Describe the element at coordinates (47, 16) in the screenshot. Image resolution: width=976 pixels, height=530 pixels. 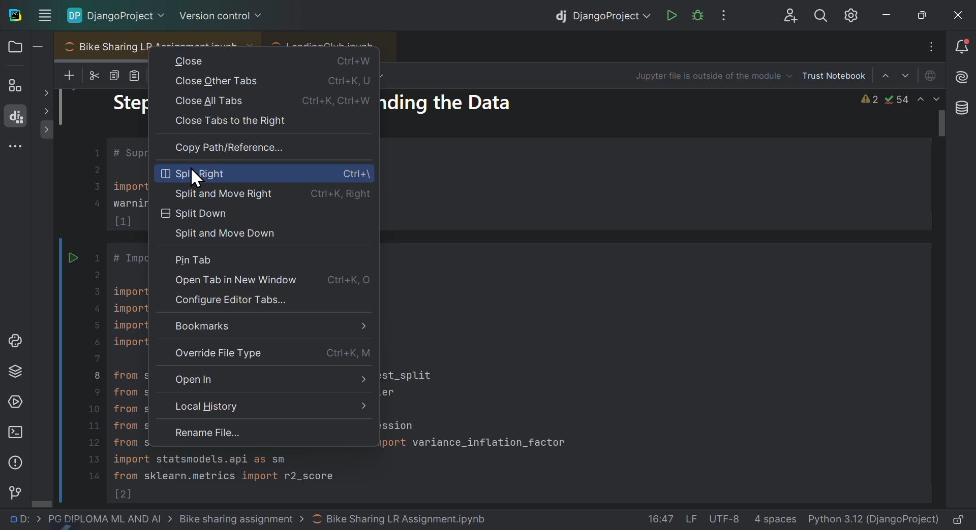
I see `` at that location.